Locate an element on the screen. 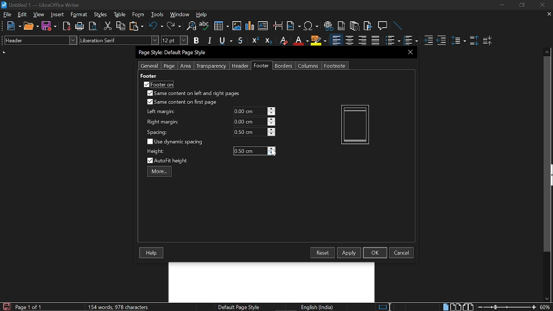 Image resolution: width=553 pixels, height=311 pixels. Header is located at coordinates (238, 66).